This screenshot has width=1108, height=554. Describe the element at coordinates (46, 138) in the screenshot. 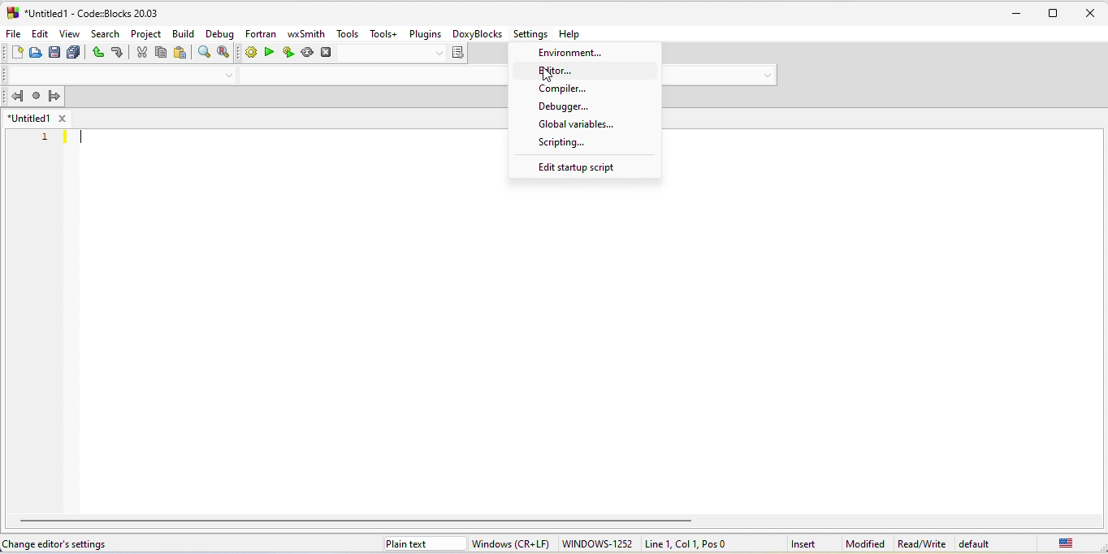

I see `1` at that location.